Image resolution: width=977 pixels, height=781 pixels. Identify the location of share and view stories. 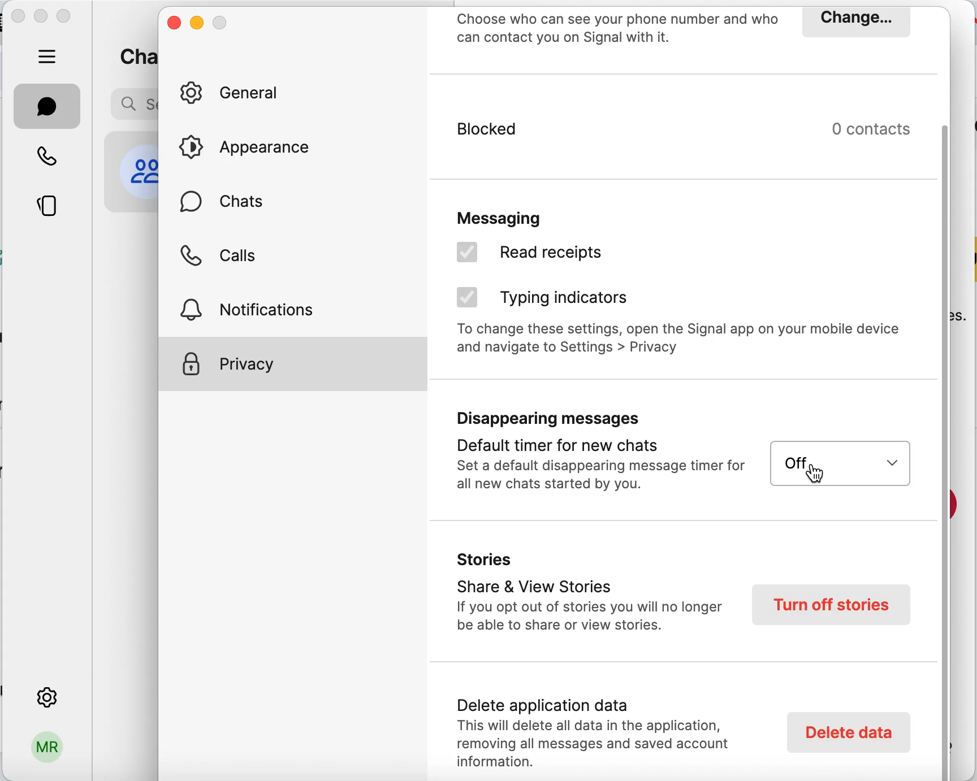
(588, 596).